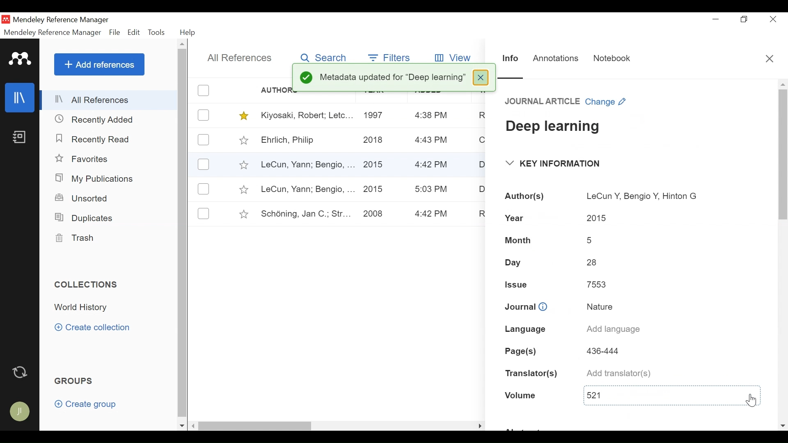  Describe the element at coordinates (608, 349) in the screenshot. I see `436-444` at that location.